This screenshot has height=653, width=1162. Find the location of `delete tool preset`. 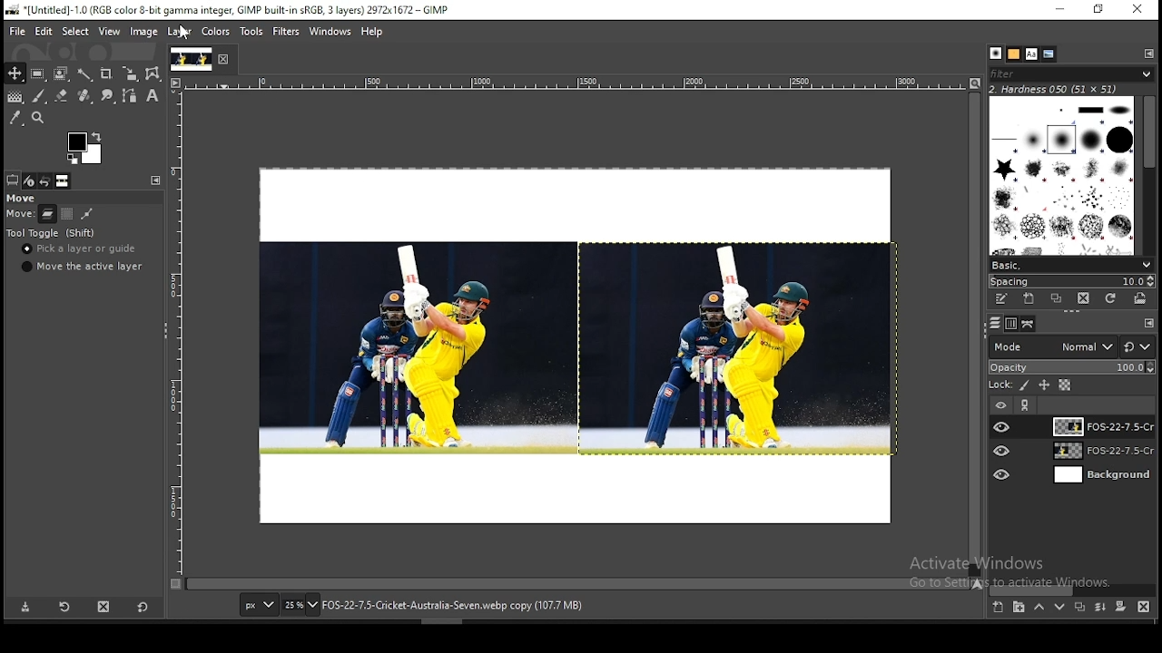

delete tool preset is located at coordinates (105, 606).